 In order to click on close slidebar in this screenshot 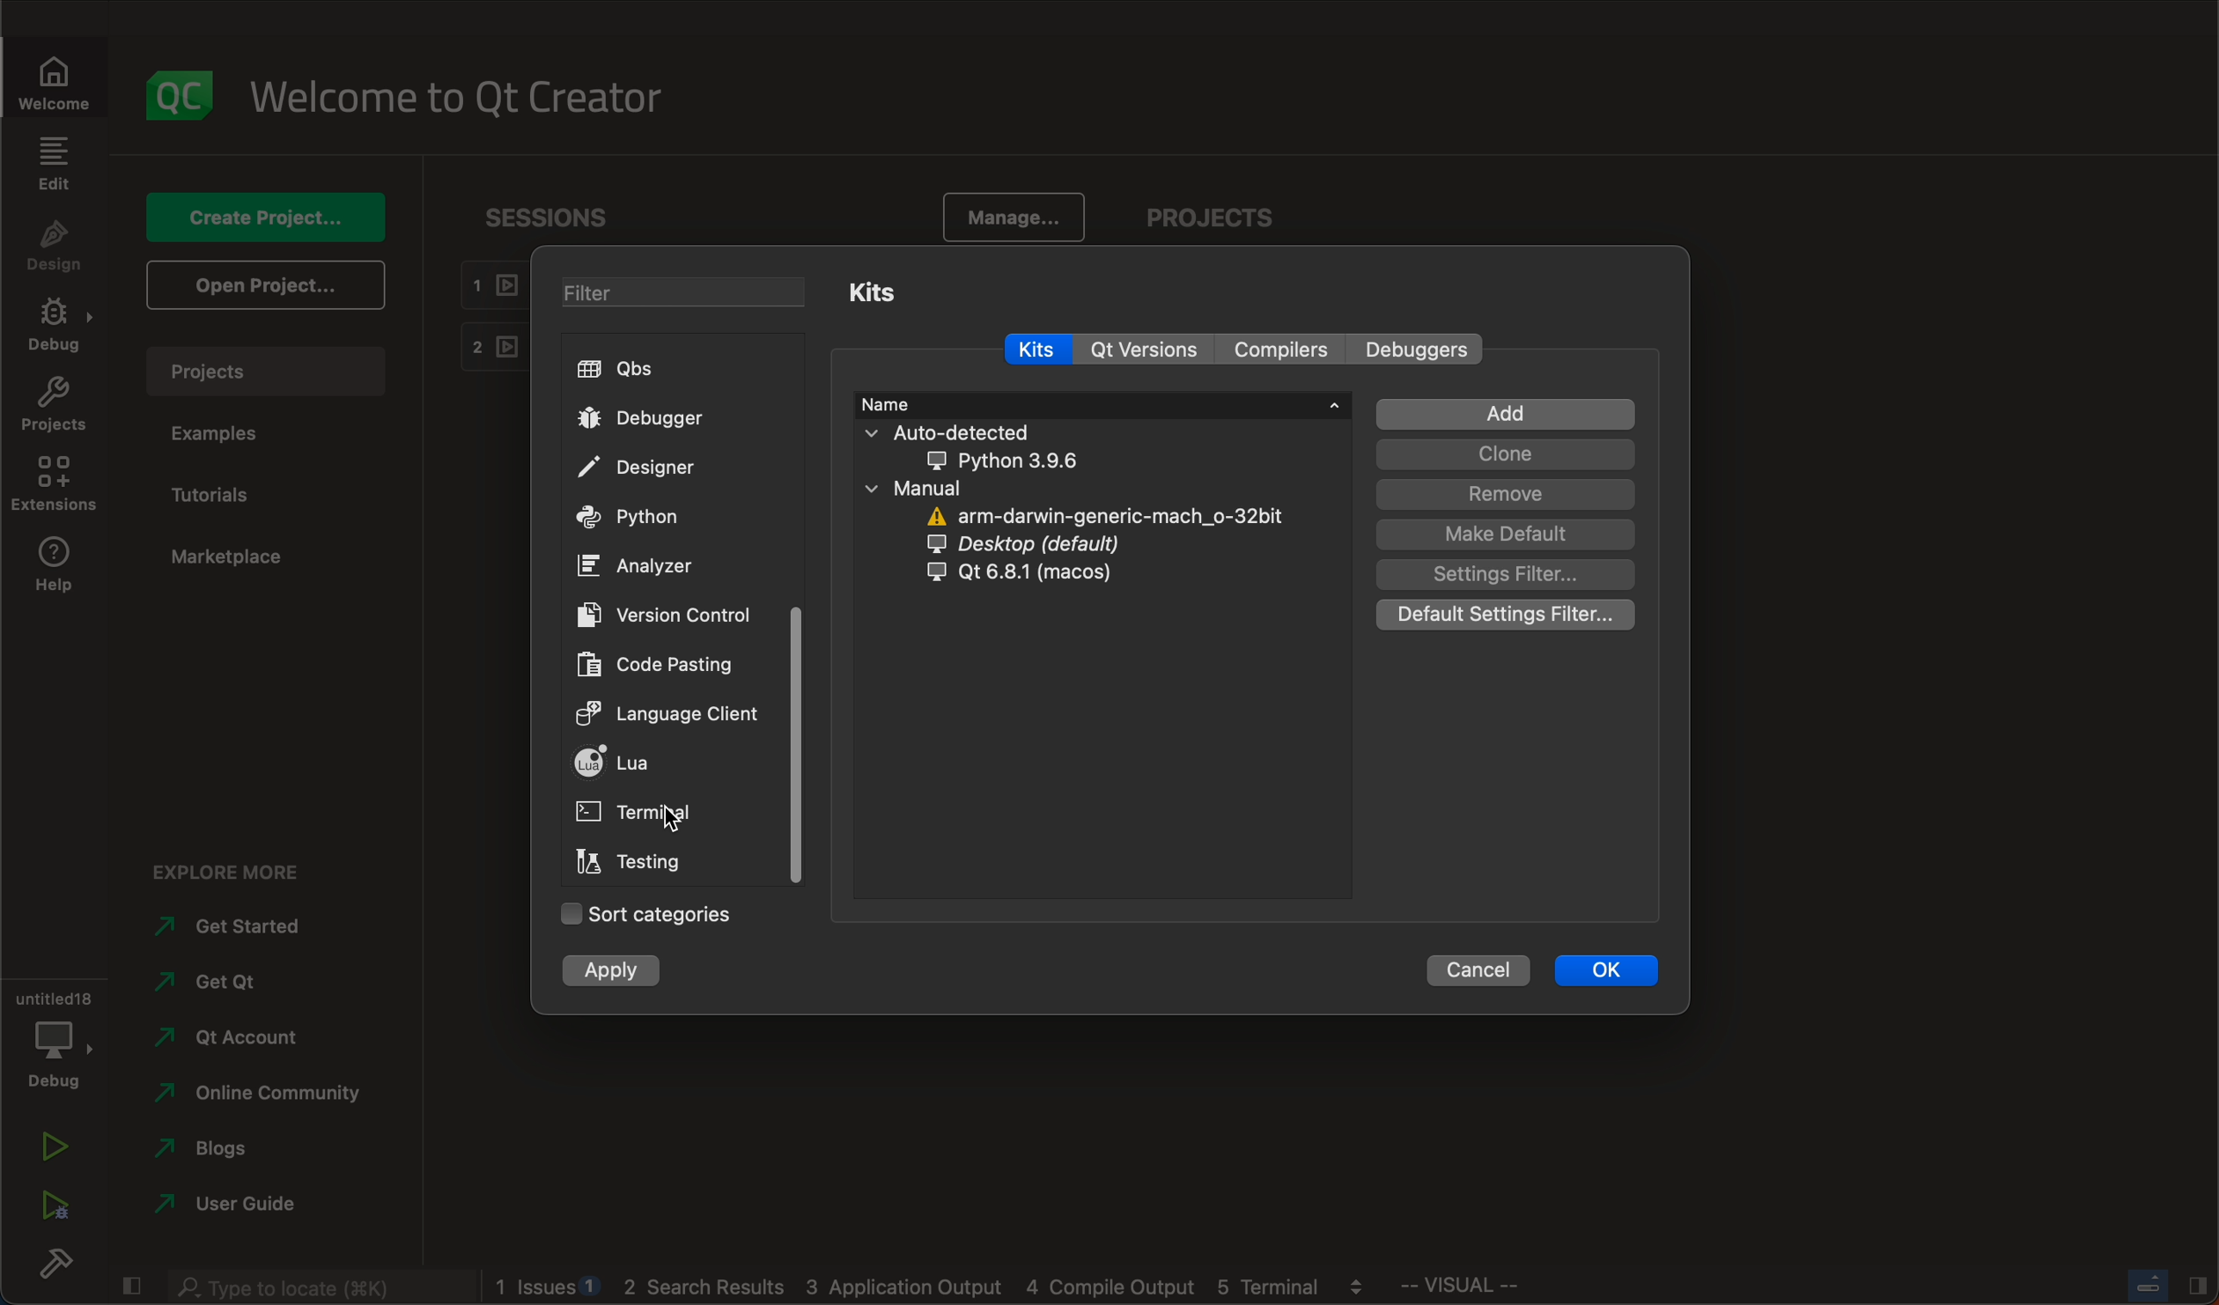, I will do `click(2158, 1287)`.